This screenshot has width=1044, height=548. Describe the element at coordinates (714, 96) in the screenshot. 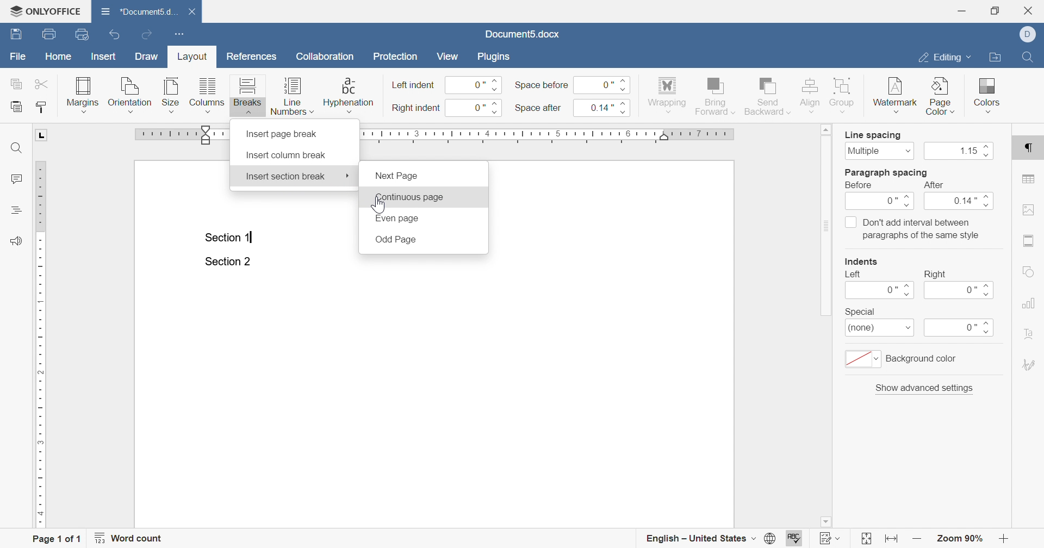

I see `bring forward` at that location.